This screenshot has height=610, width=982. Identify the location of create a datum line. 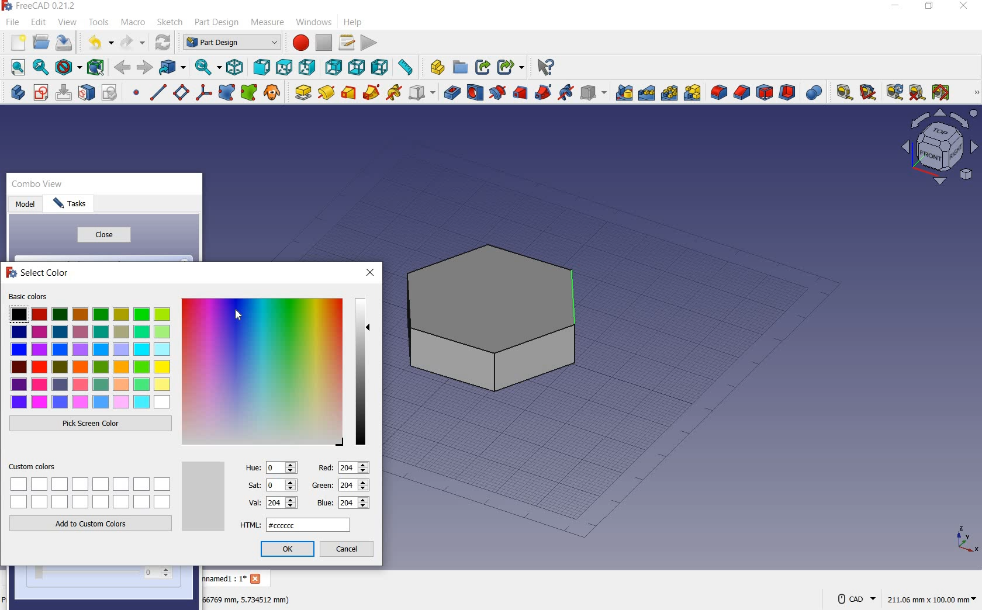
(157, 92).